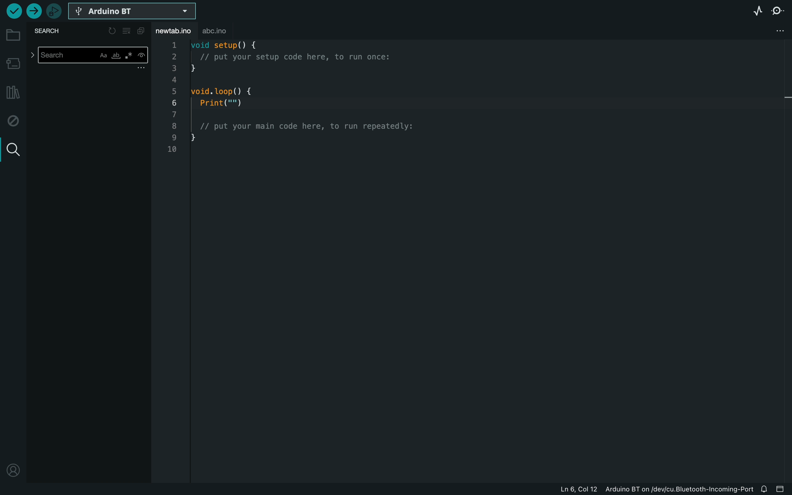  I want to click on library manager, so click(11, 94).